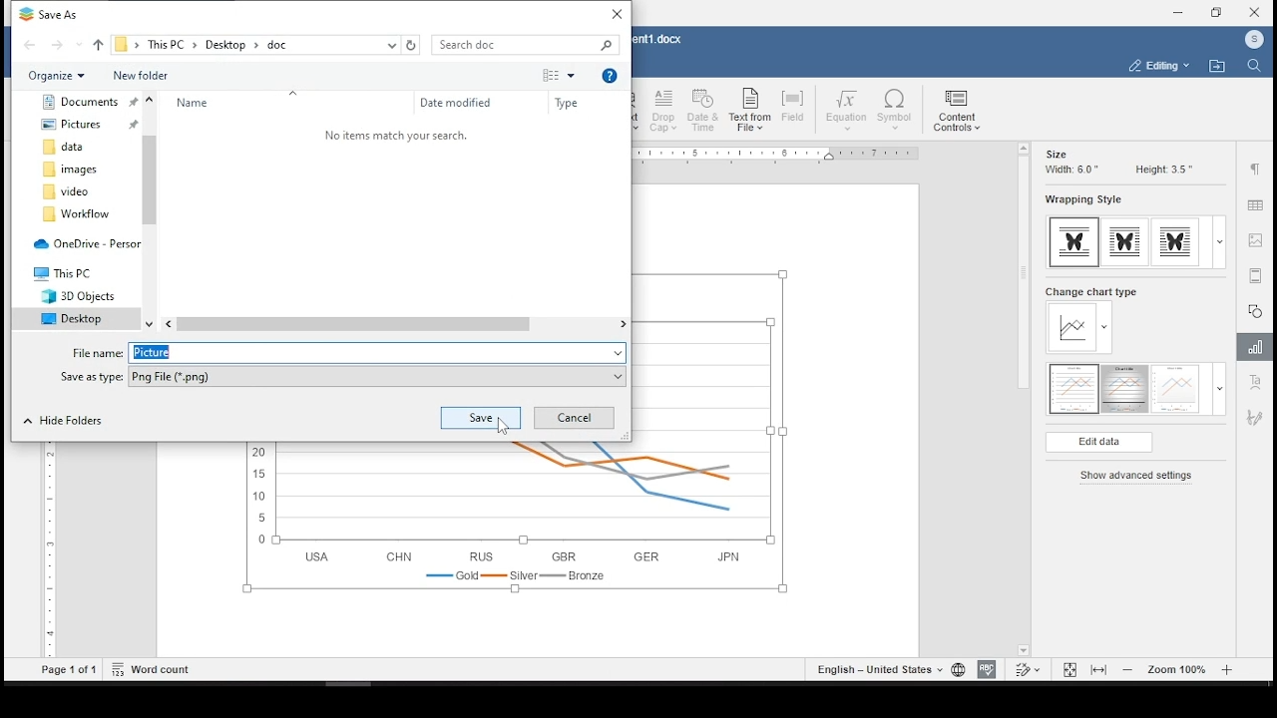 Image resolution: width=1277 pixels, height=718 pixels. Describe the element at coordinates (1255, 11) in the screenshot. I see `close window` at that location.